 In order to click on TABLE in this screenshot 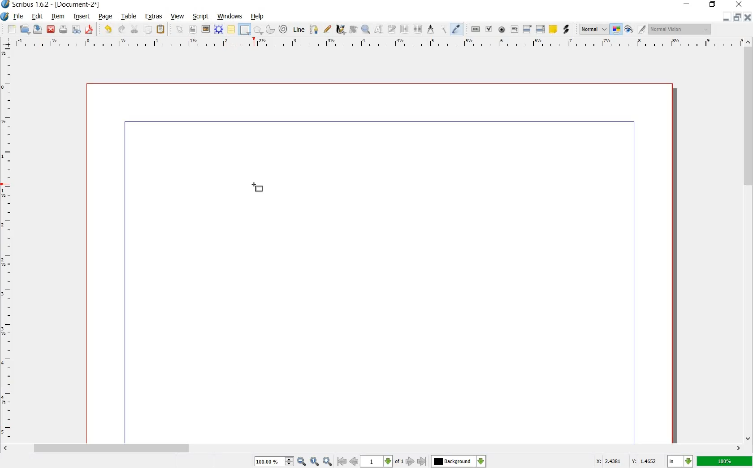, I will do `click(232, 30)`.